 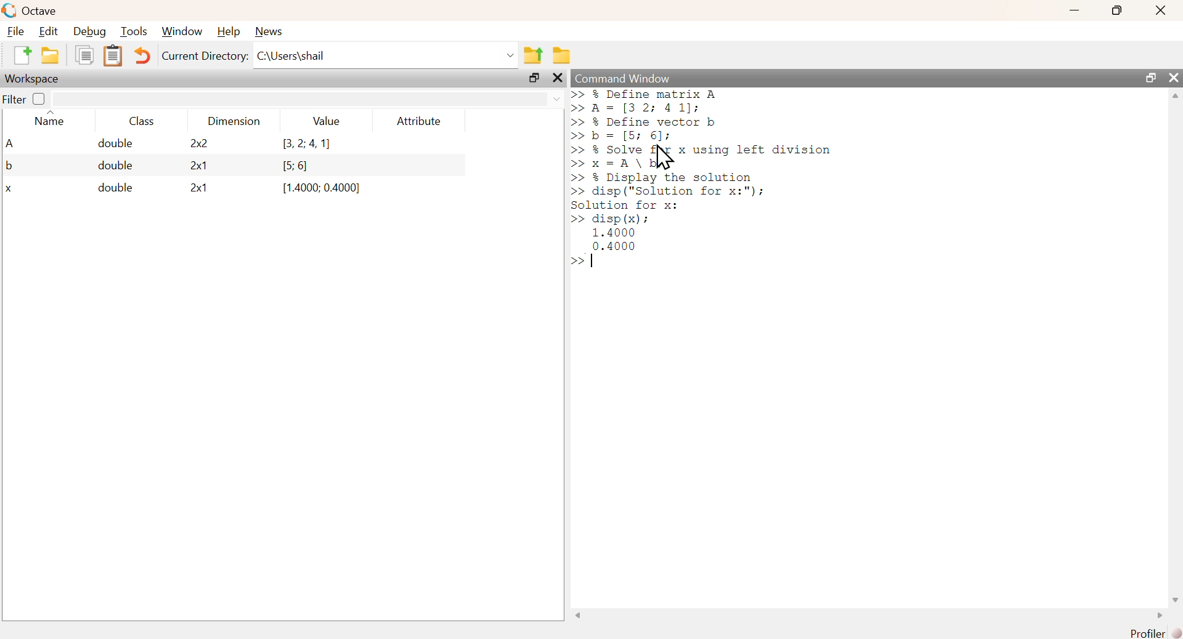 What do you see at coordinates (1073, 12) in the screenshot?
I see `minimize` at bounding box center [1073, 12].